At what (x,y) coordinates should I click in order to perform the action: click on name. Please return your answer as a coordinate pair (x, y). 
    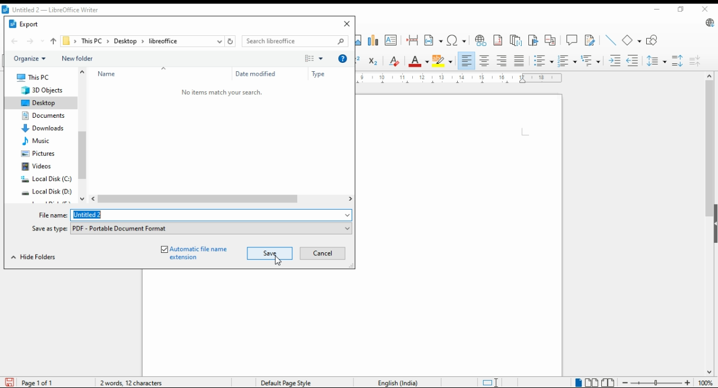
    Looking at the image, I should click on (141, 73).